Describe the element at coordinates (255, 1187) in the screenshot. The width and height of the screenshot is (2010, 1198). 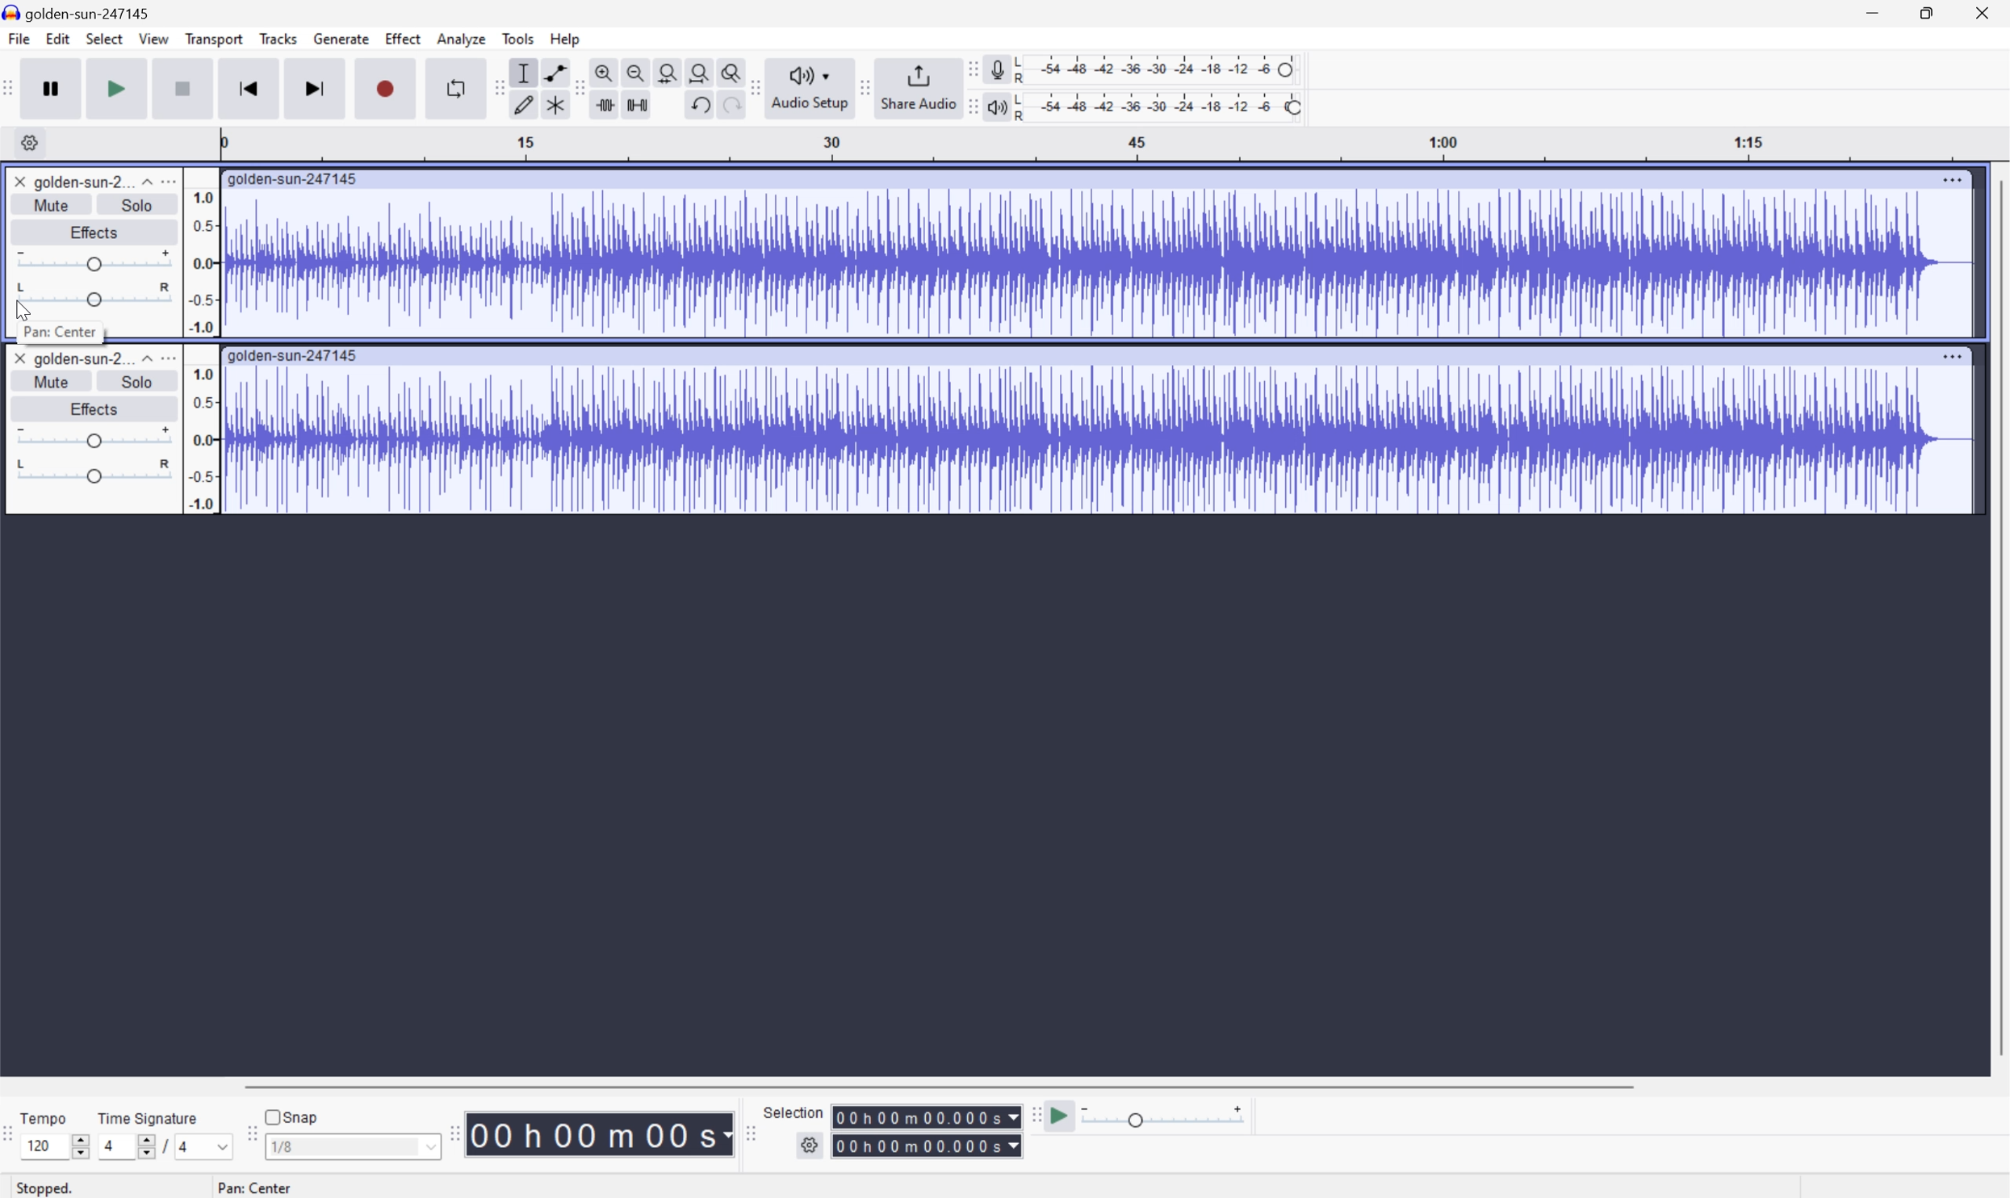
I see `Pan center` at that location.